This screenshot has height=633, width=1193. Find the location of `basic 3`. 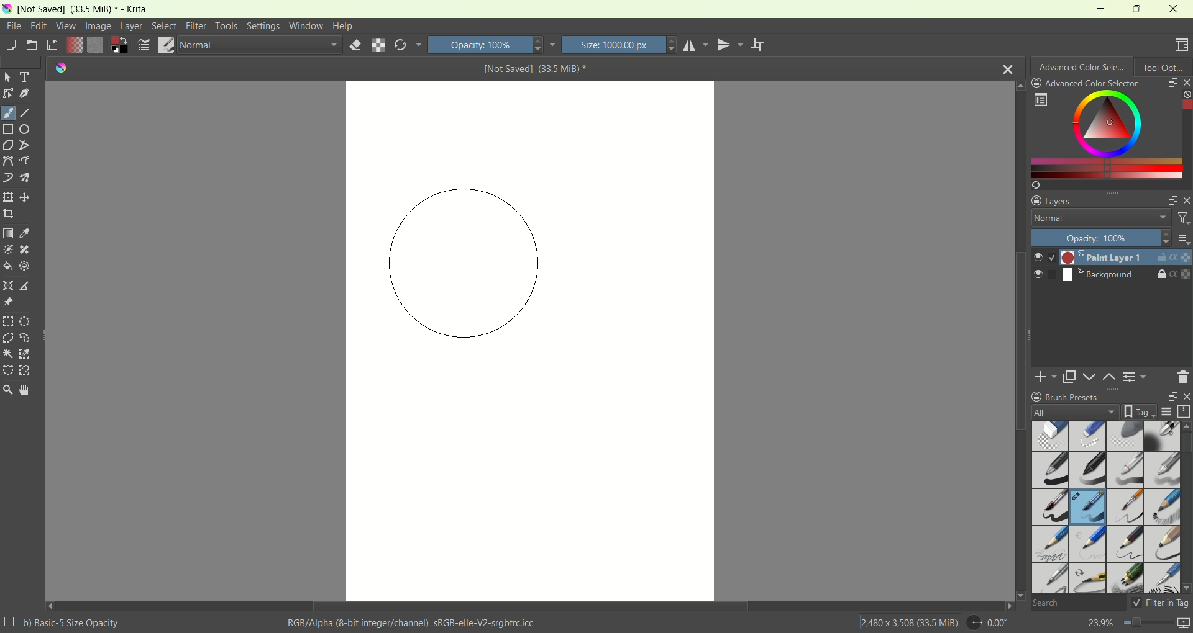

basic 3 is located at coordinates (1124, 471).